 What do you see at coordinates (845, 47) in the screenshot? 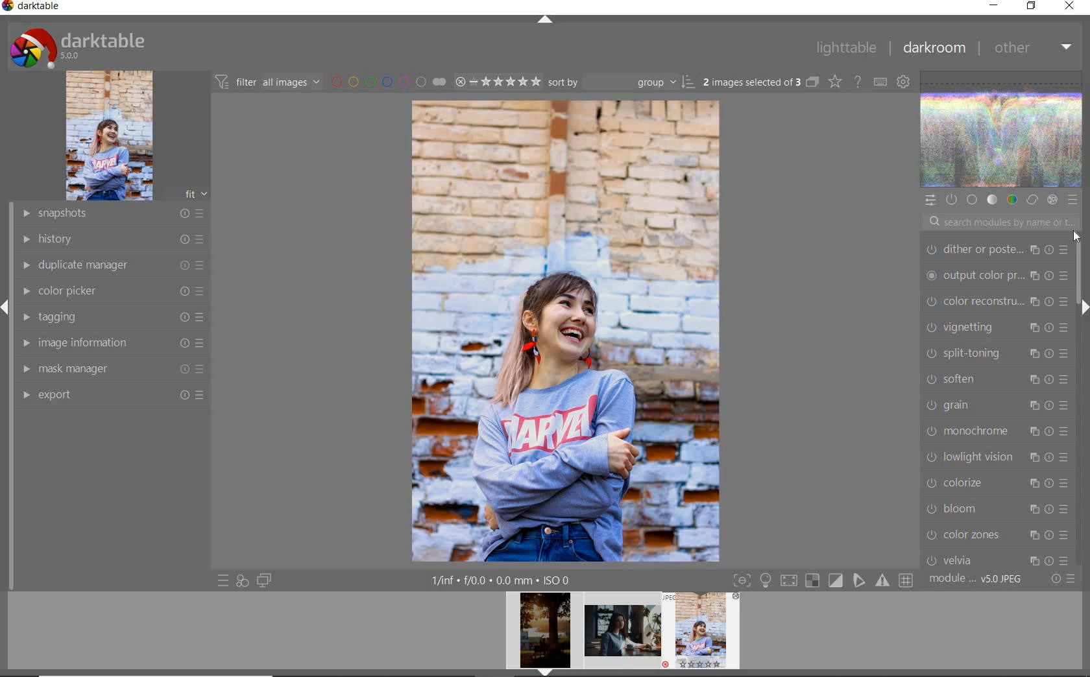
I see `LIGHTTABLE` at bounding box center [845, 47].